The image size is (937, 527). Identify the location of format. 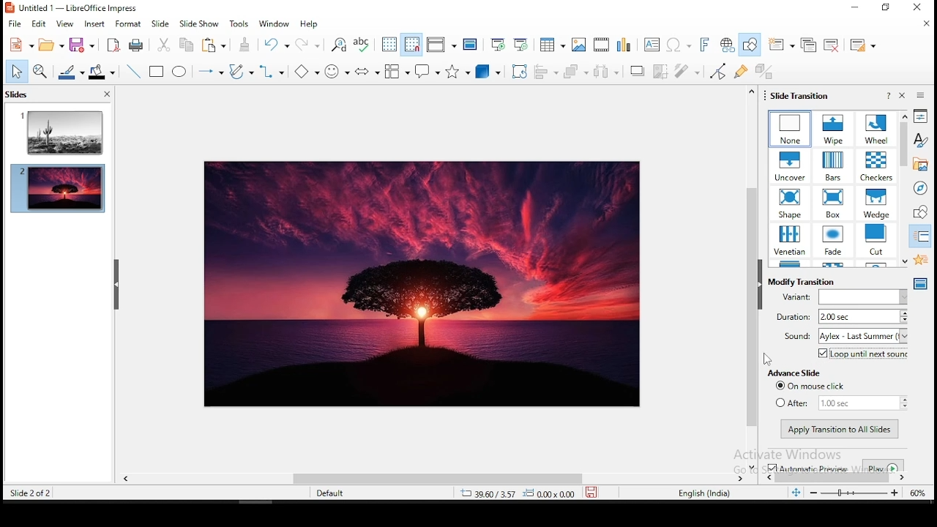
(128, 23).